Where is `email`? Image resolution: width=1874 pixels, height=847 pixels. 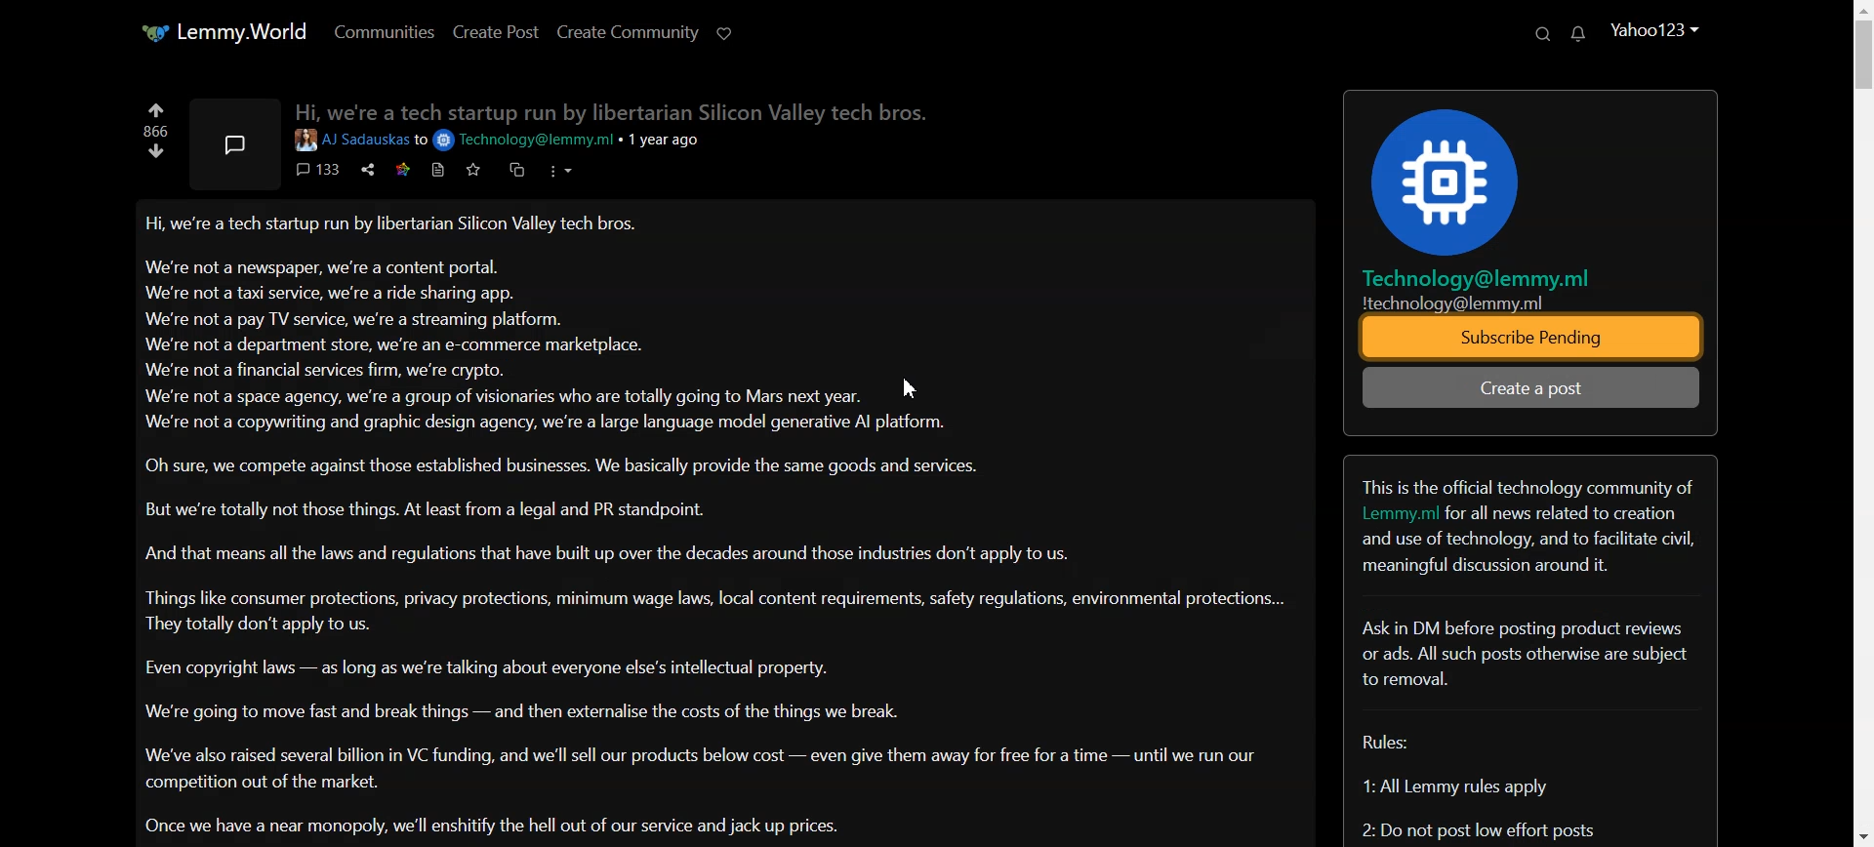
email is located at coordinates (540, 139).